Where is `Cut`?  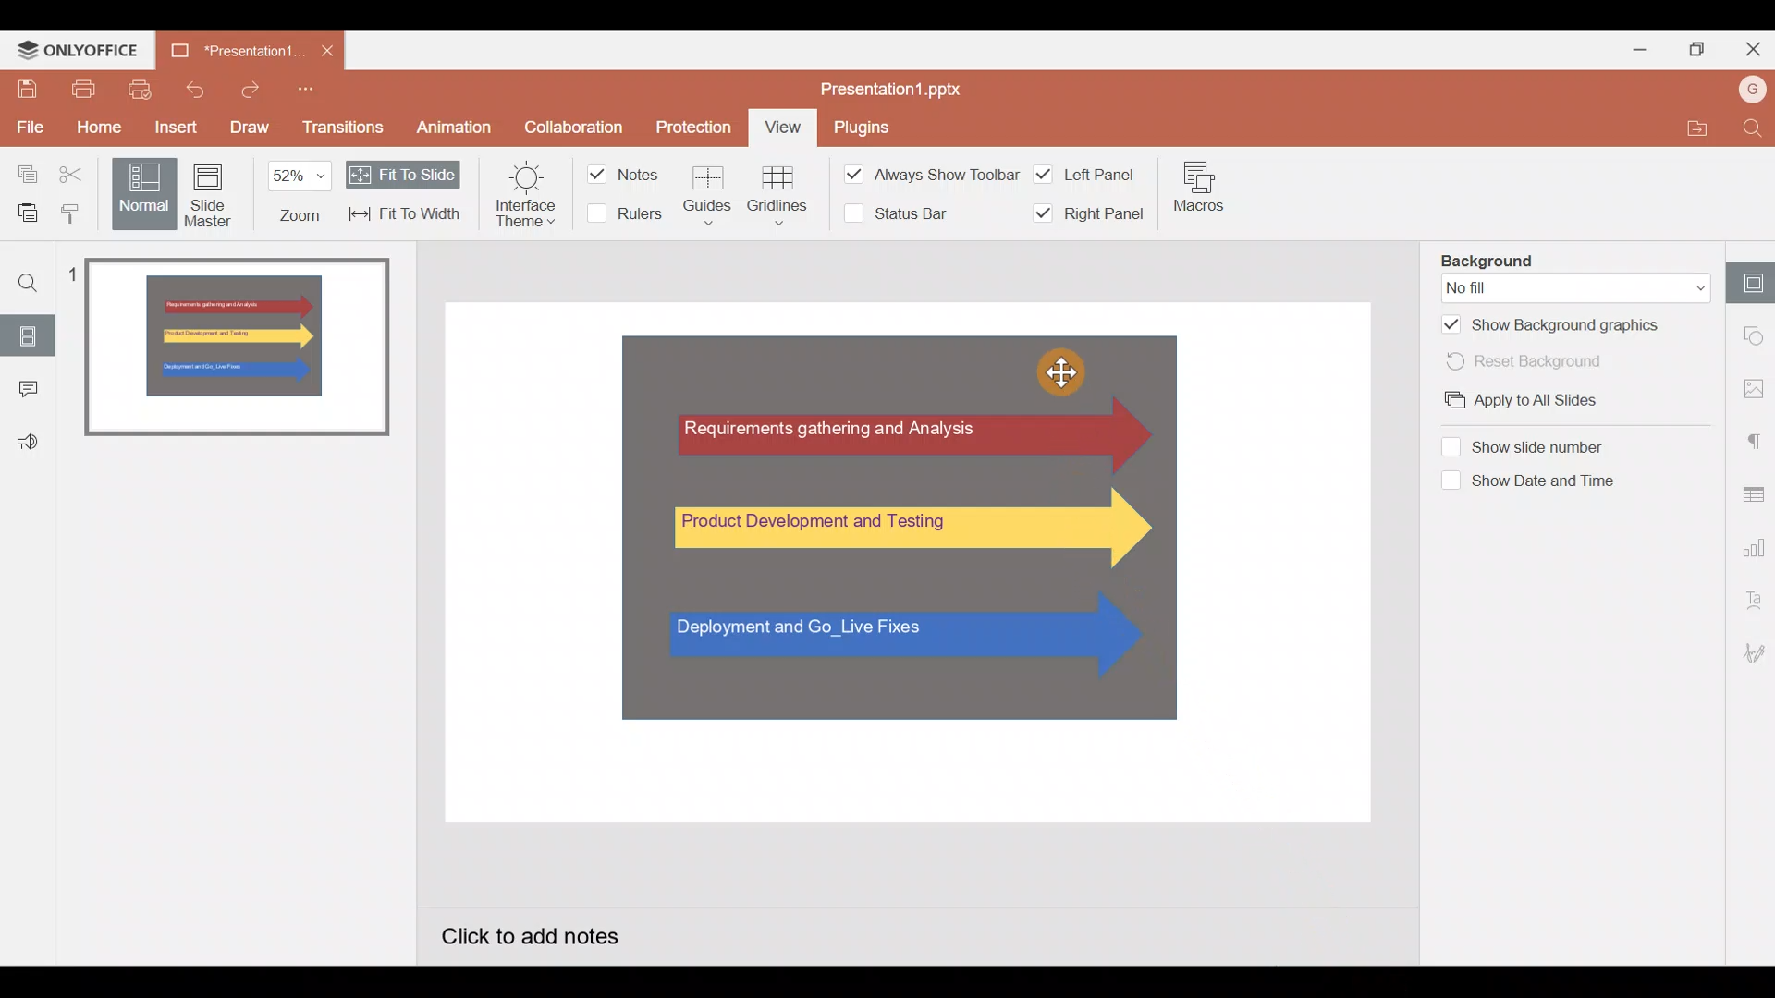 Cut is located at coordinates (77, 172).